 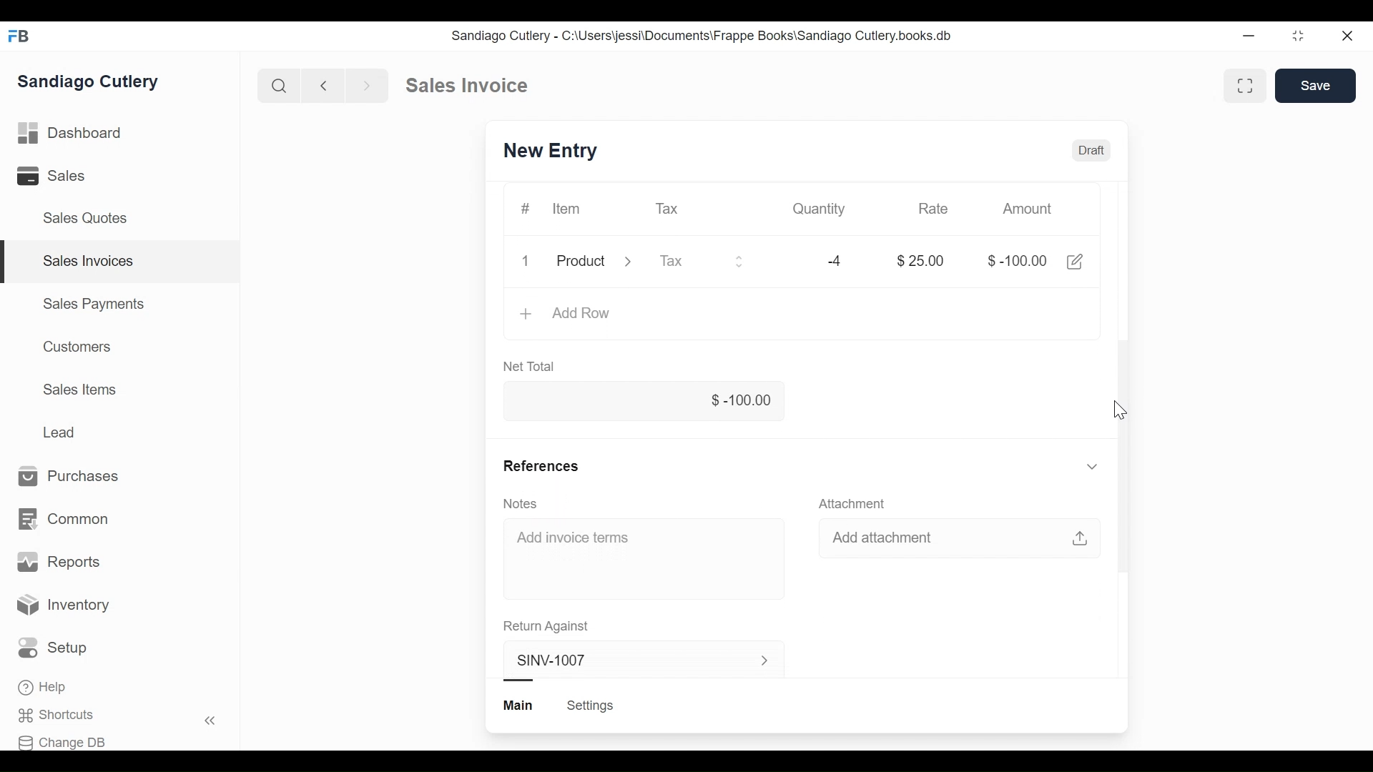 I want to click on Tax, so click(x=668, y=209).